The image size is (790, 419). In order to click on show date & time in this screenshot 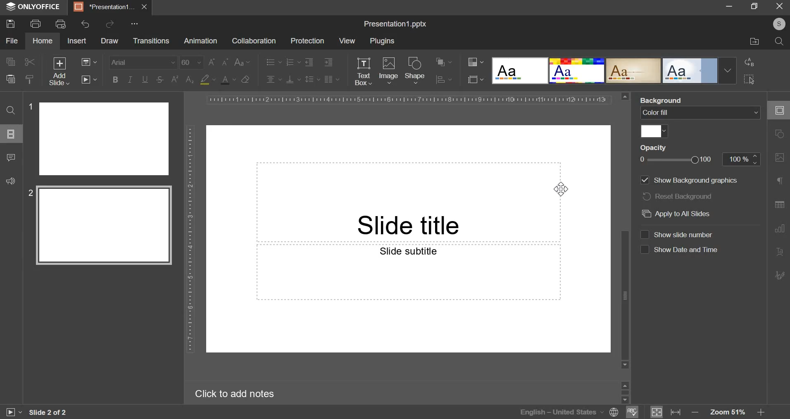, I will do `click(680, 249)`.